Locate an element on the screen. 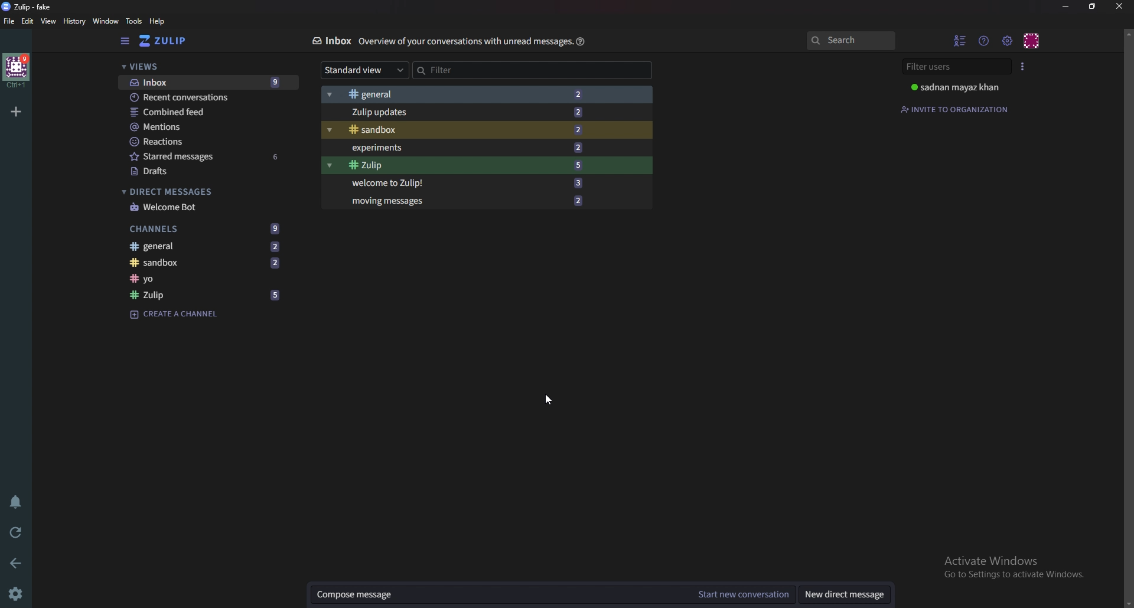 Image resolution: width=1134 pixels, height=608 pixels. user is located at coordinates (955, 87).